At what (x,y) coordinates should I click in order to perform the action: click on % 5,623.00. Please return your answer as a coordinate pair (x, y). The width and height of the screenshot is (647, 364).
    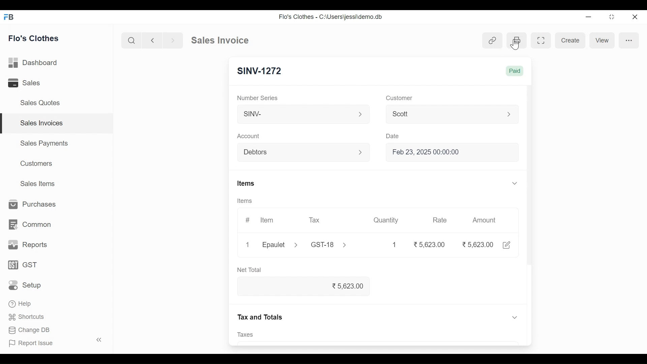
    Looking at the image, I should click on (347, 286).